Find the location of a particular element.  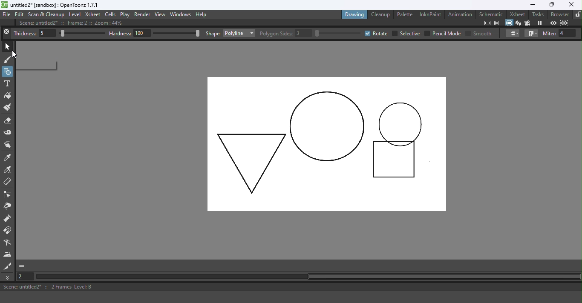

File is located at coordinates (7, 15).